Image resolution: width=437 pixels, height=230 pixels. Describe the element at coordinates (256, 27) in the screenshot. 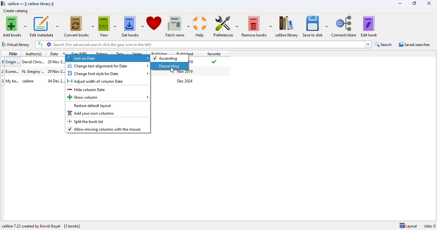

I see `remove books` at that location.